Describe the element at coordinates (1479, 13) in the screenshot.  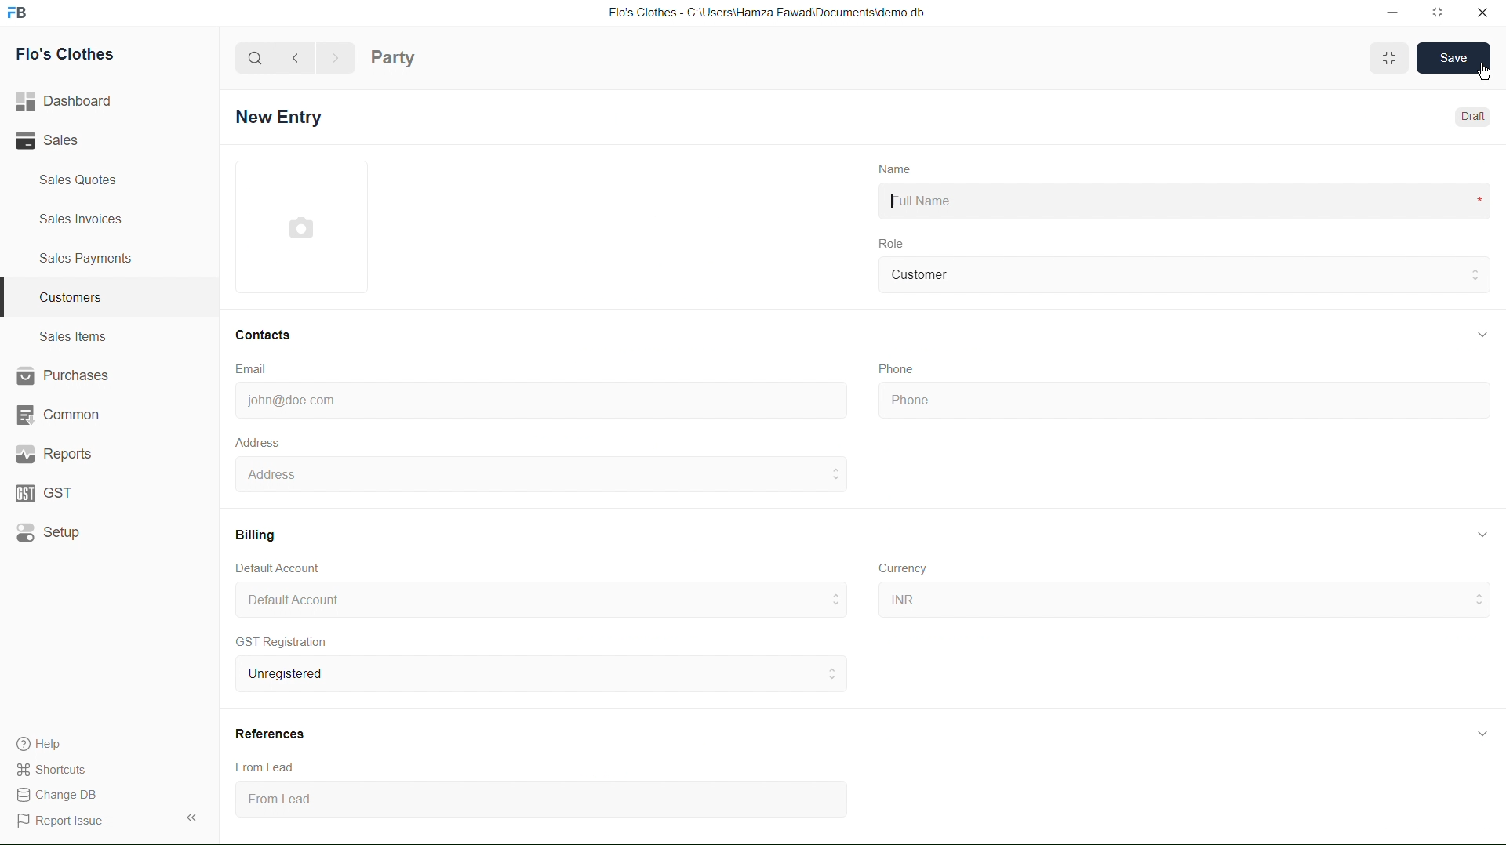
I see `close` at that location.